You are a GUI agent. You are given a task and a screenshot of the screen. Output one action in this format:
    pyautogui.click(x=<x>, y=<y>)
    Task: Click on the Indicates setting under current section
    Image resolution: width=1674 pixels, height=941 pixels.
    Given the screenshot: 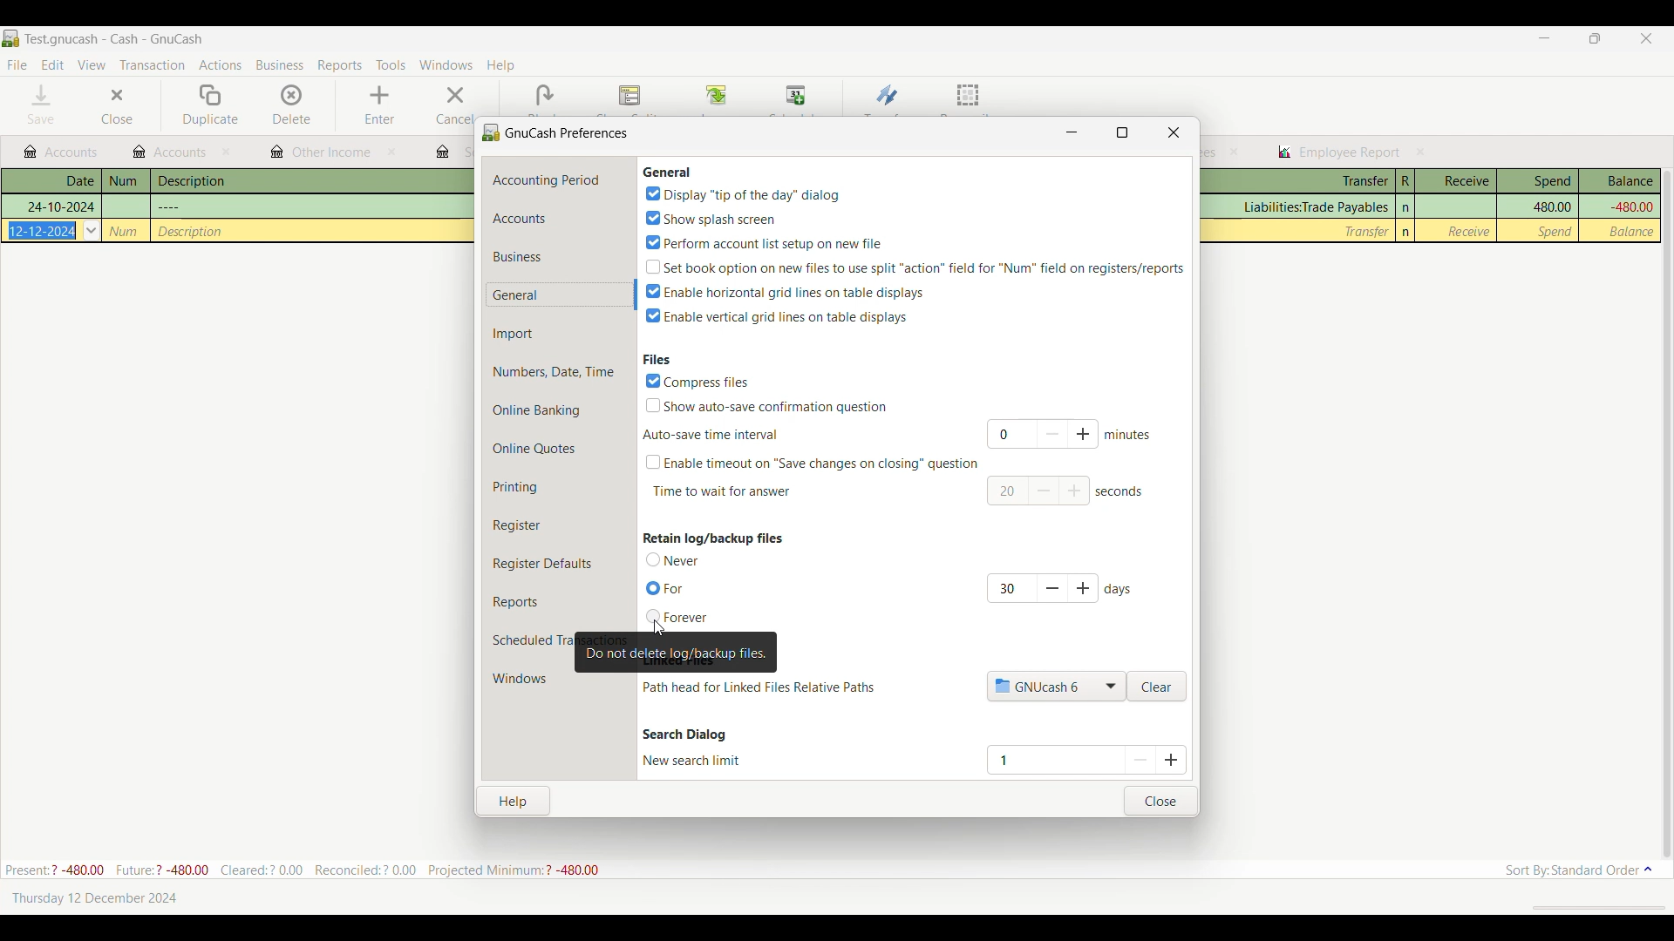 What is the action you would take?
    pyautogui.click(x=692, y=760)
    